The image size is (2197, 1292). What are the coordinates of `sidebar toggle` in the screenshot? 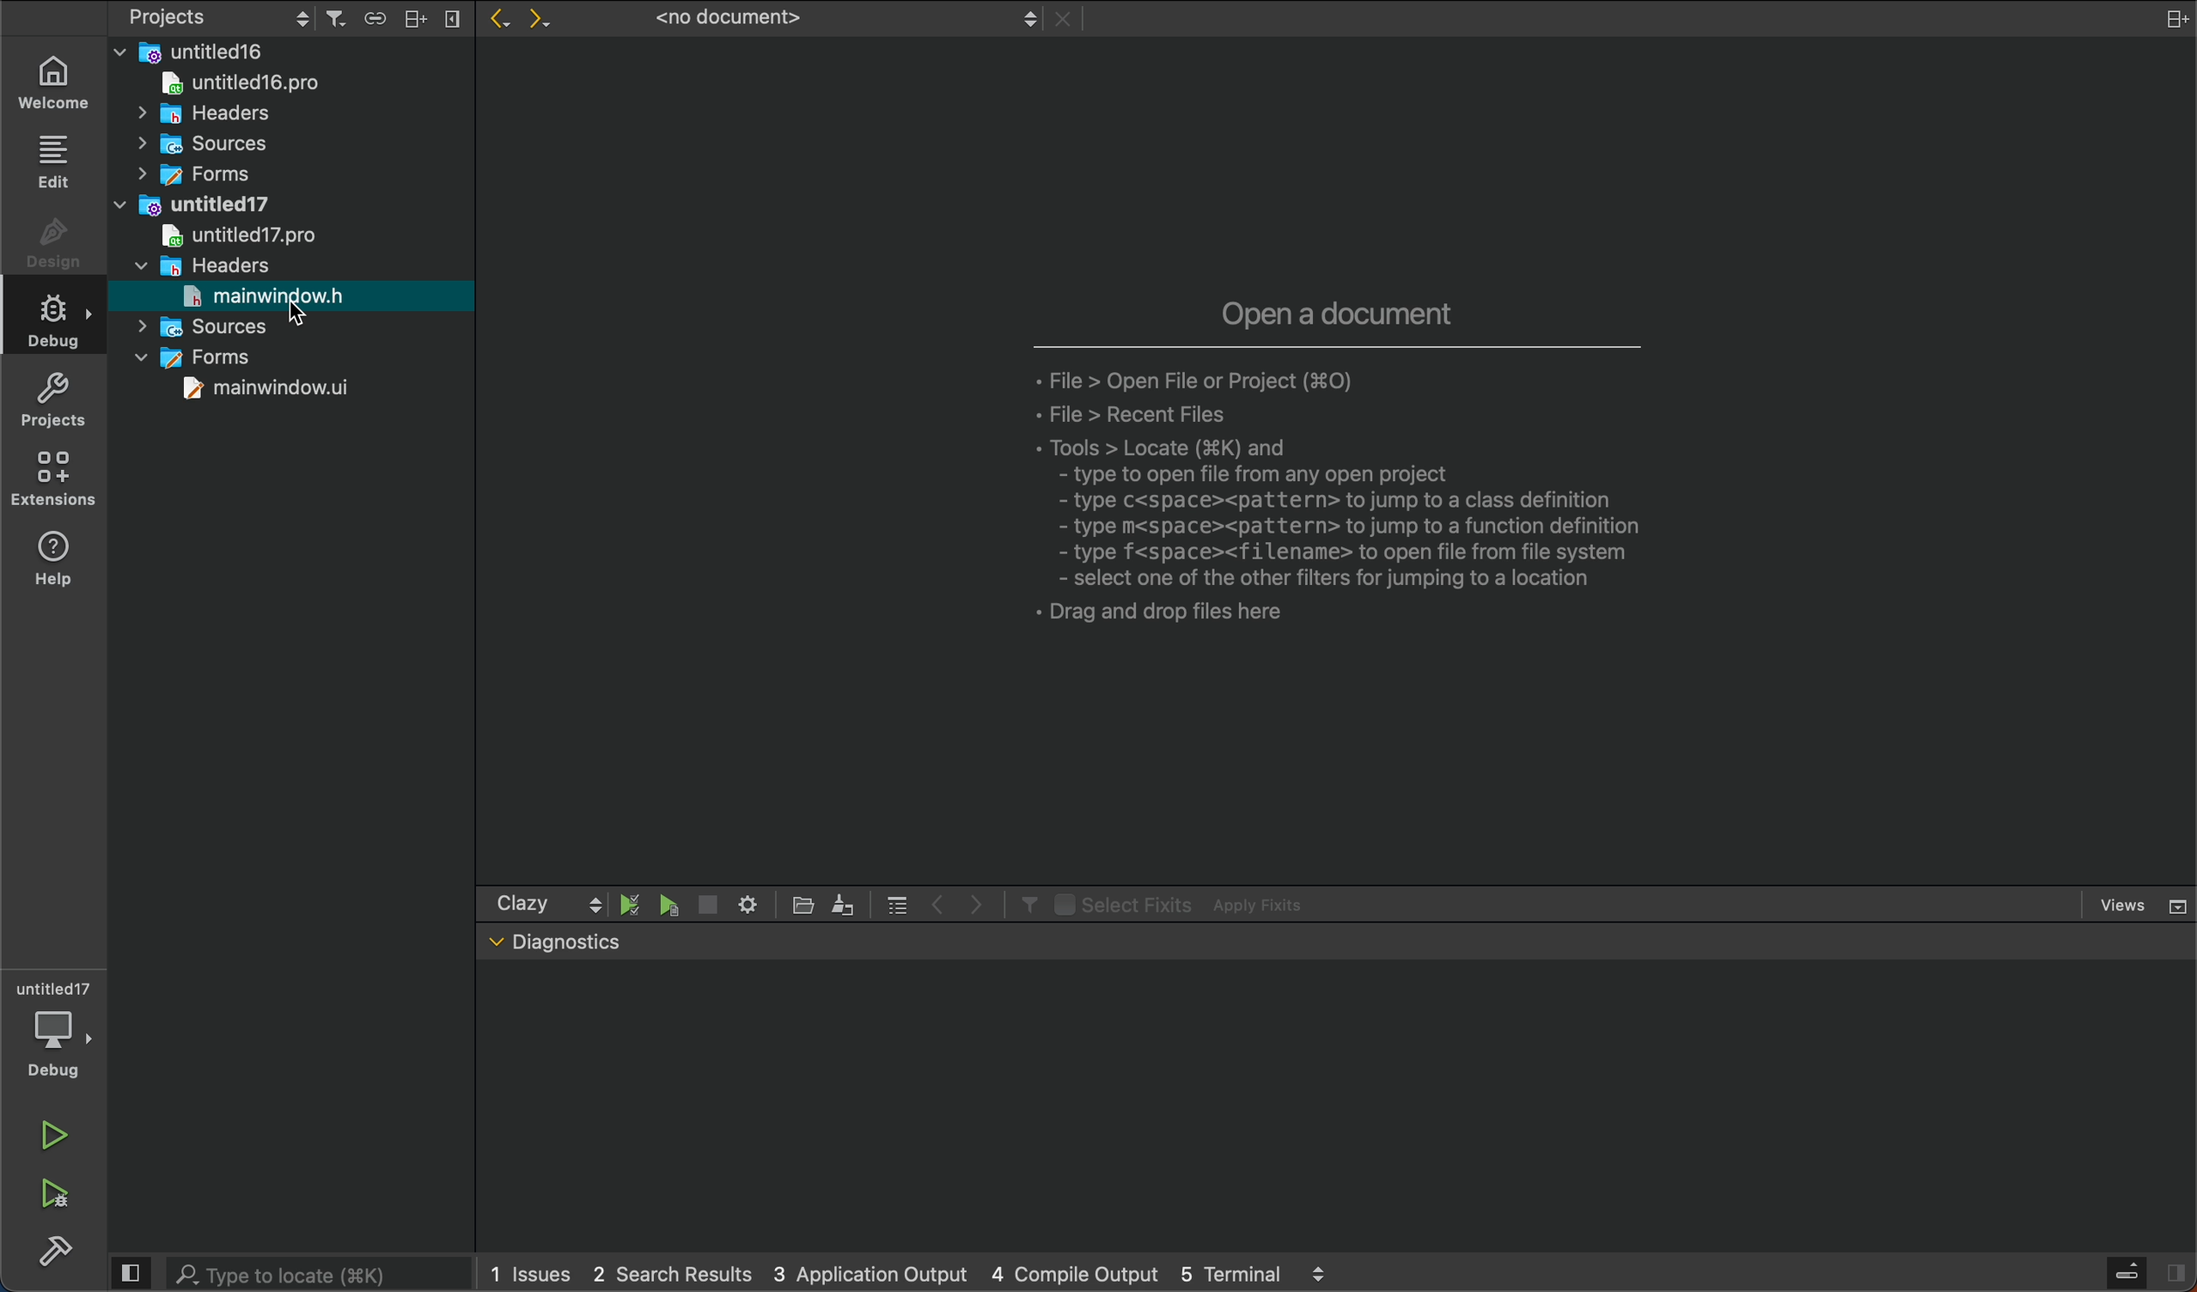 It's located at (2149, 1274).